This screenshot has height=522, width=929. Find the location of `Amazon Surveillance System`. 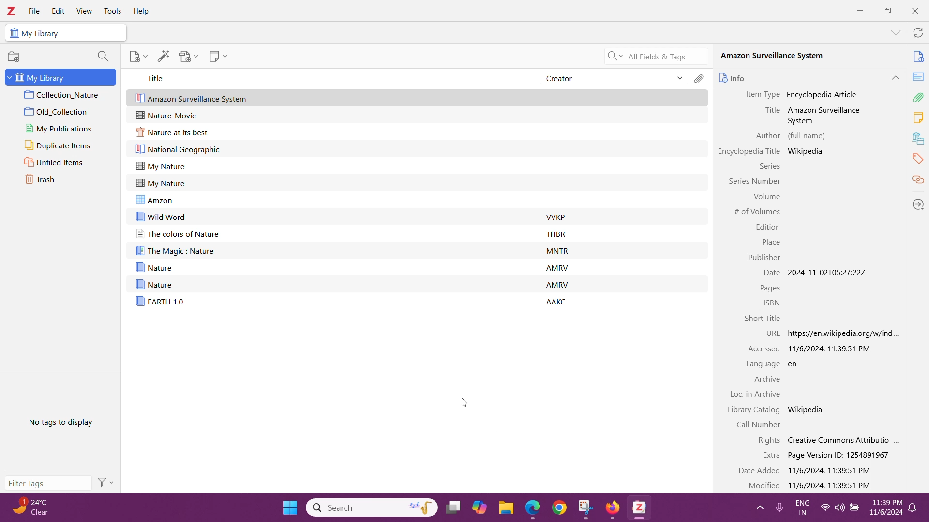

Amazon Surveillance System is located at coordinates (833, 116).